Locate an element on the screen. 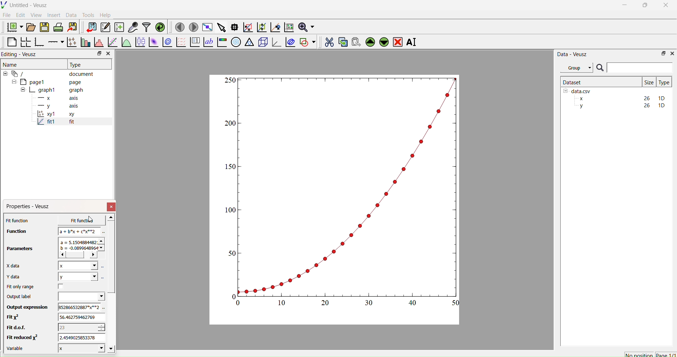 This screenshot has width=677, height=357. fit1 fit is located at coordinates (55, 123).